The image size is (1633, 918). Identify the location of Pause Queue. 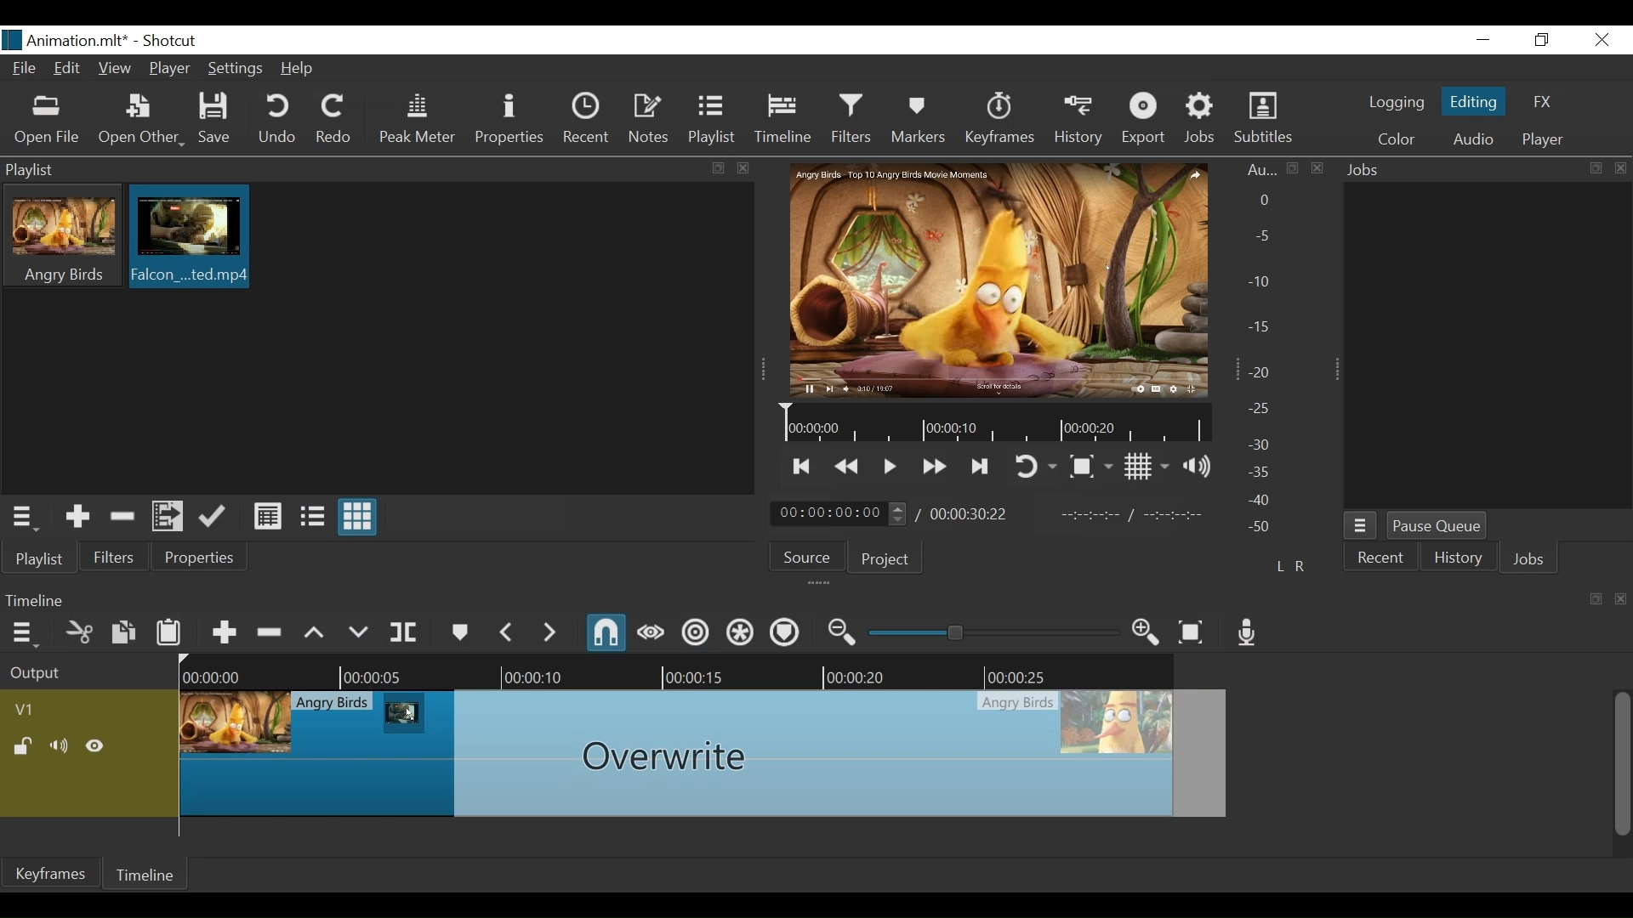
(1437, 527).